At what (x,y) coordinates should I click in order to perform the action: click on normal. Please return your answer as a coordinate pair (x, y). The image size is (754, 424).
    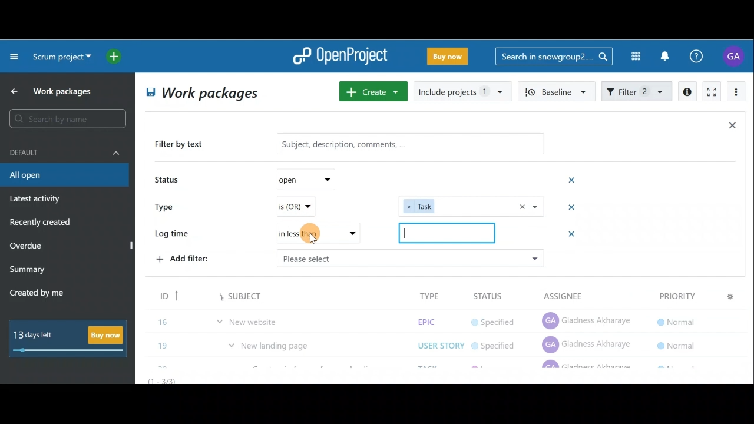
    Looking at the image, I should click on (675, 318).